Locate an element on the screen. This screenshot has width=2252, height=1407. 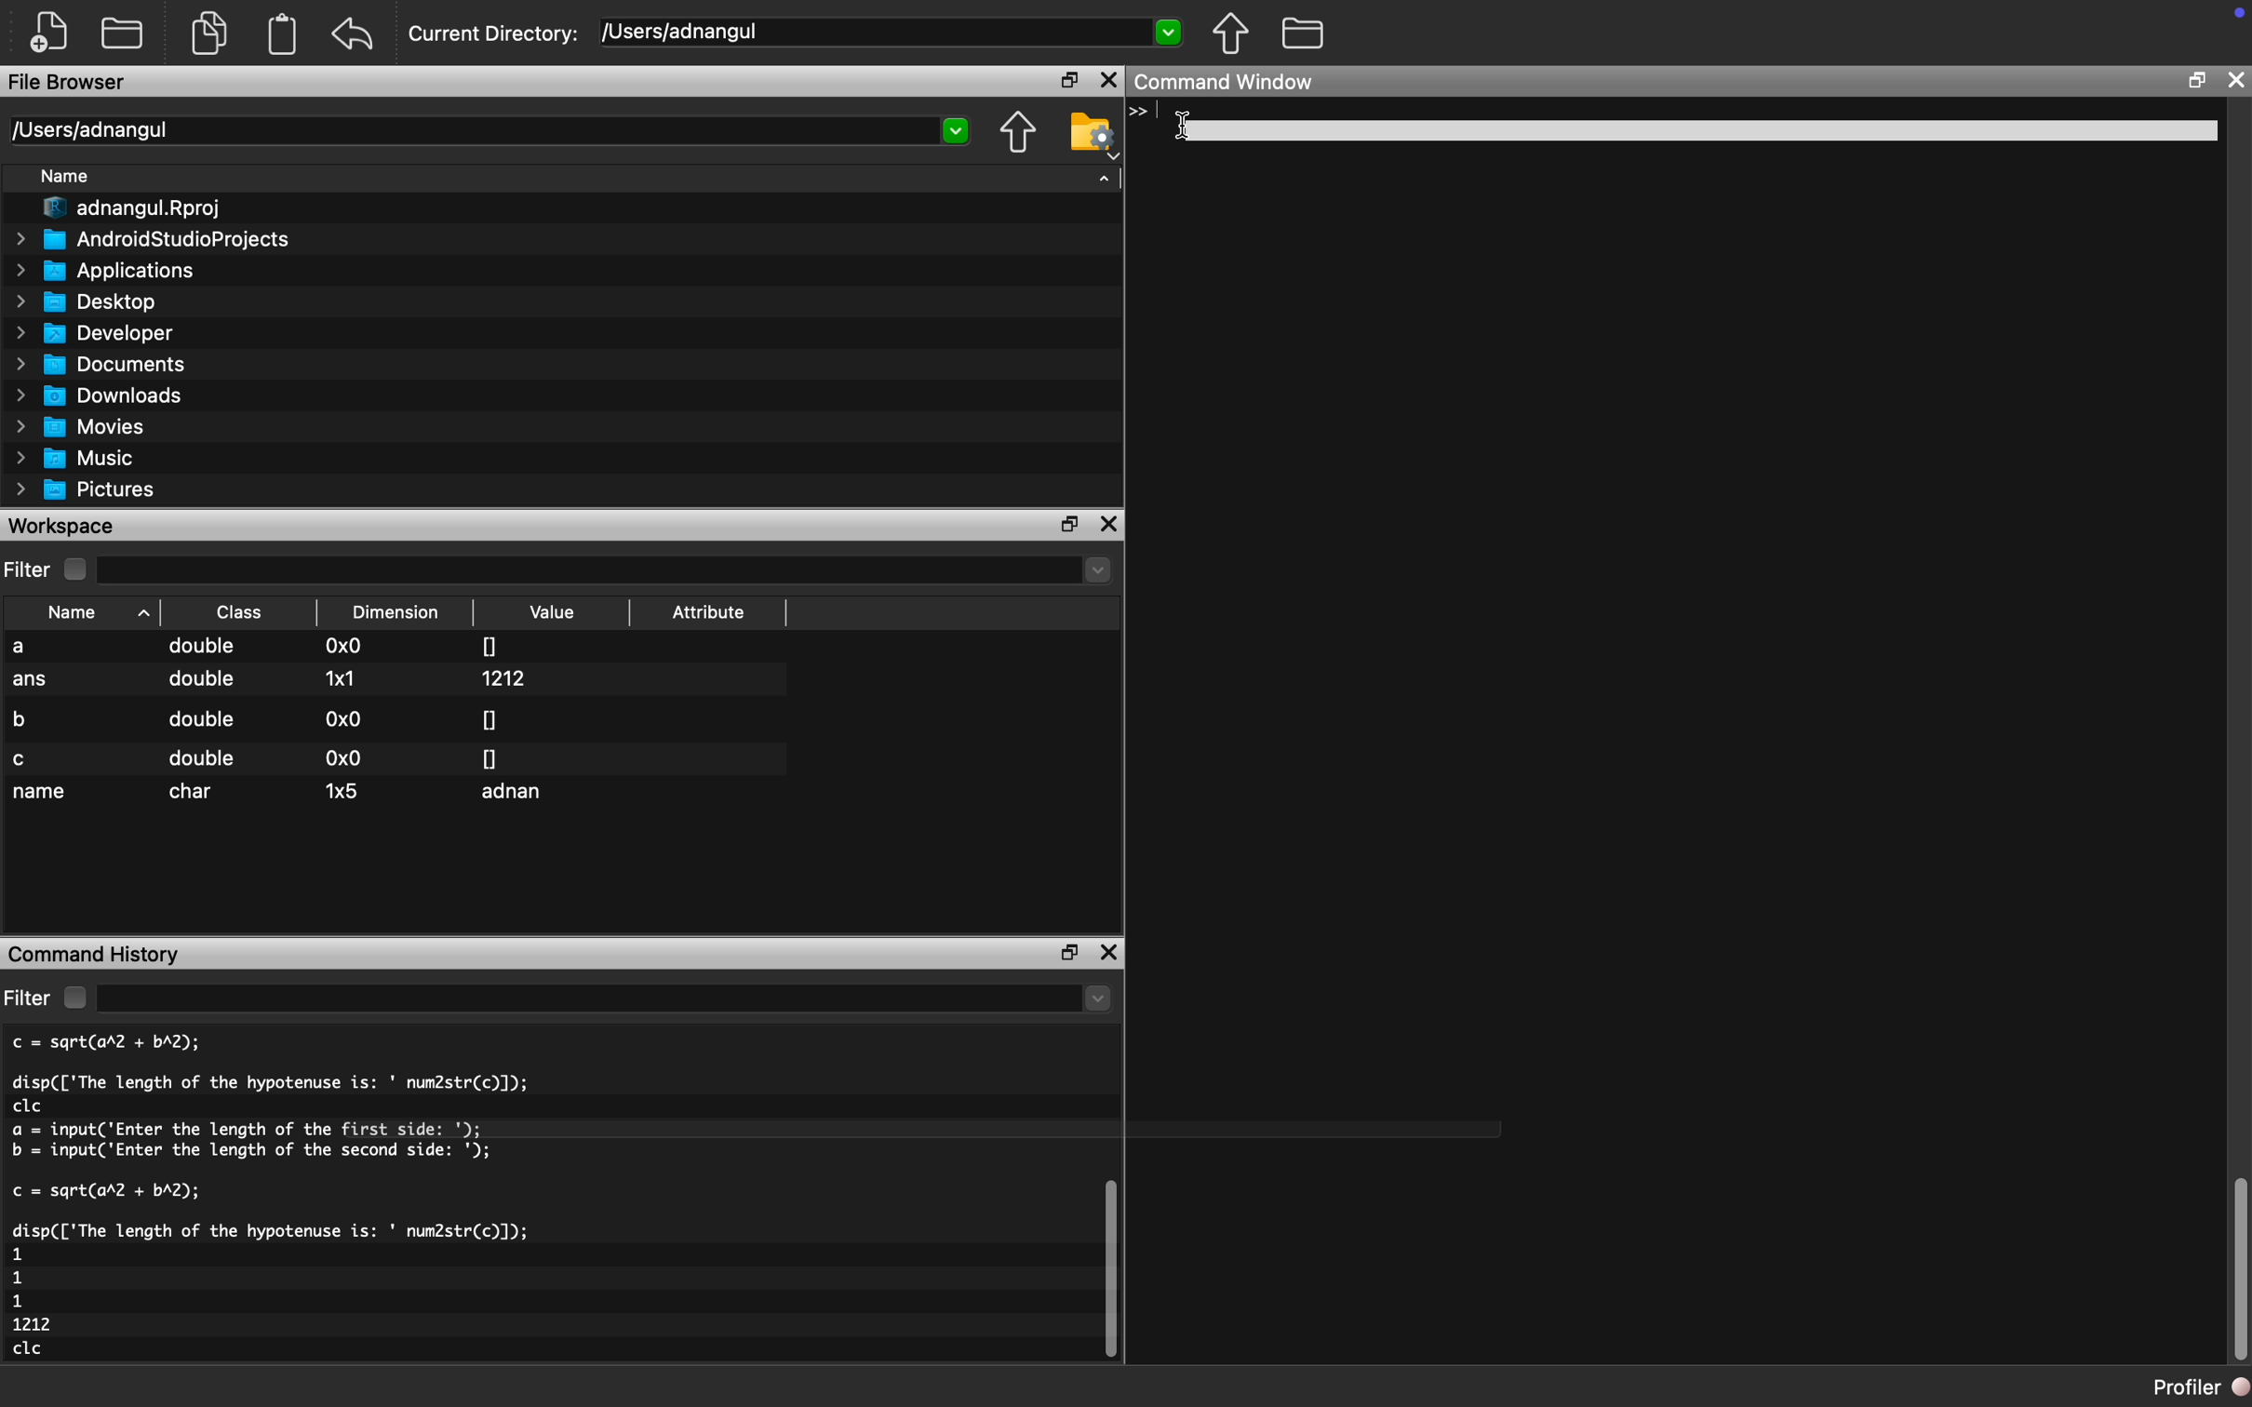
document clipboard is located at coordinates (278, 36).